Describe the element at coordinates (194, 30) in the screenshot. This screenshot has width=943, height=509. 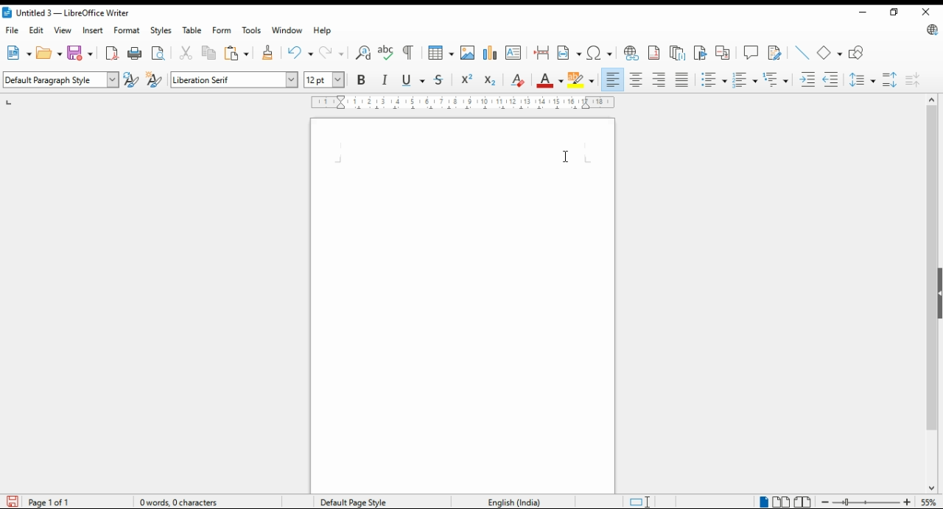
I see `table` at that location.